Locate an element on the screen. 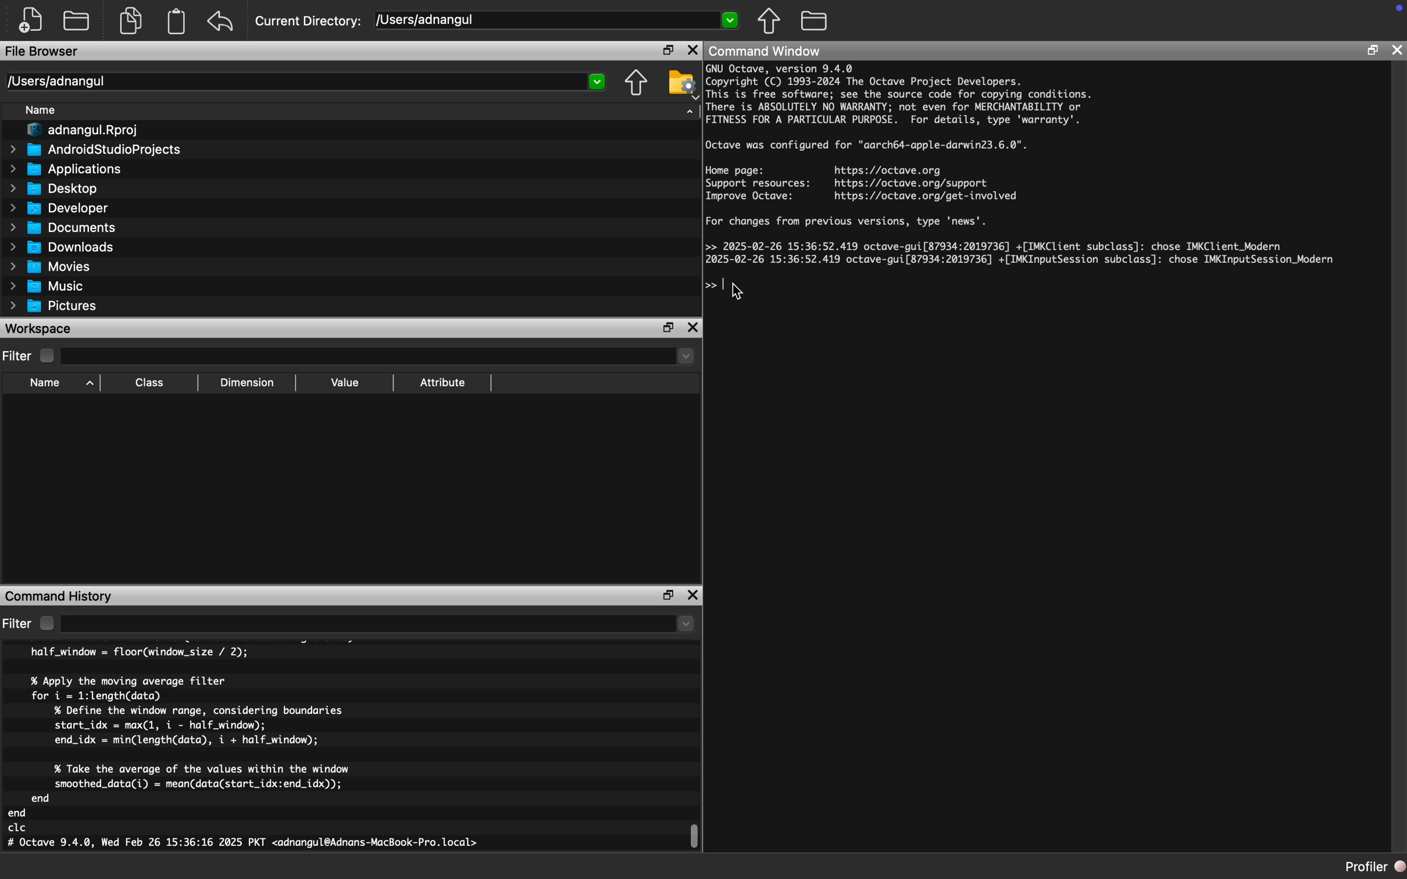  Scroll is located at coordinates (698, 833).